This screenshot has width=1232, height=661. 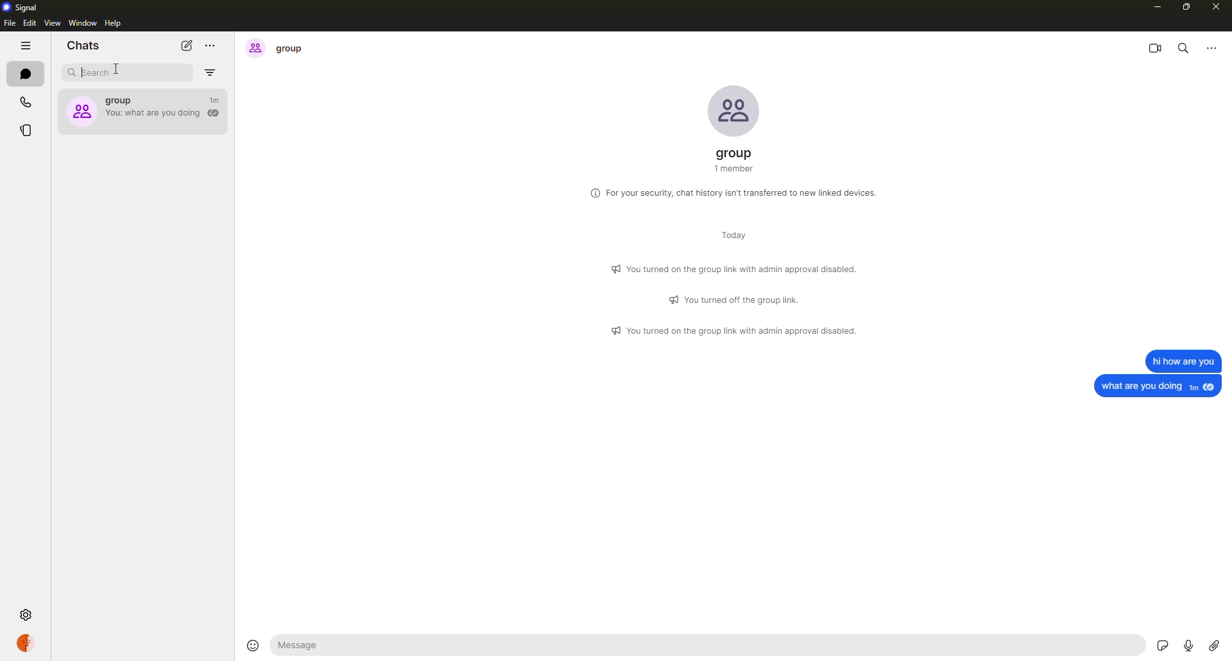 I want to click on minimize, so click(x=1154, y=6).